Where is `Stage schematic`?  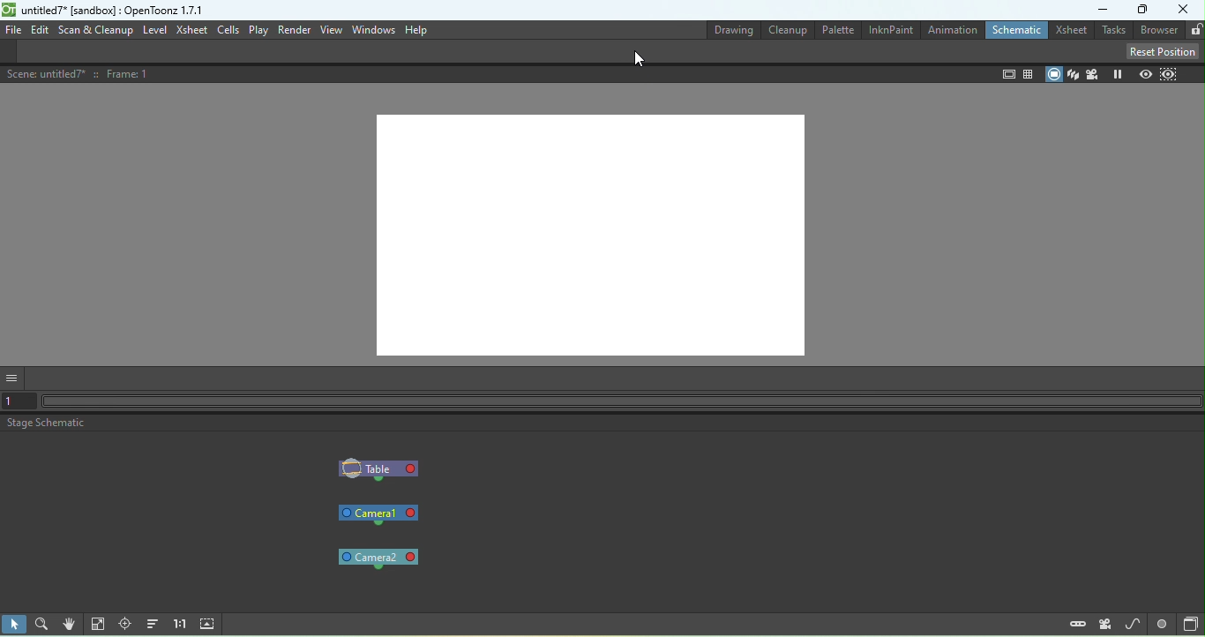 Stage schematic is located at coordinates (47, 423).